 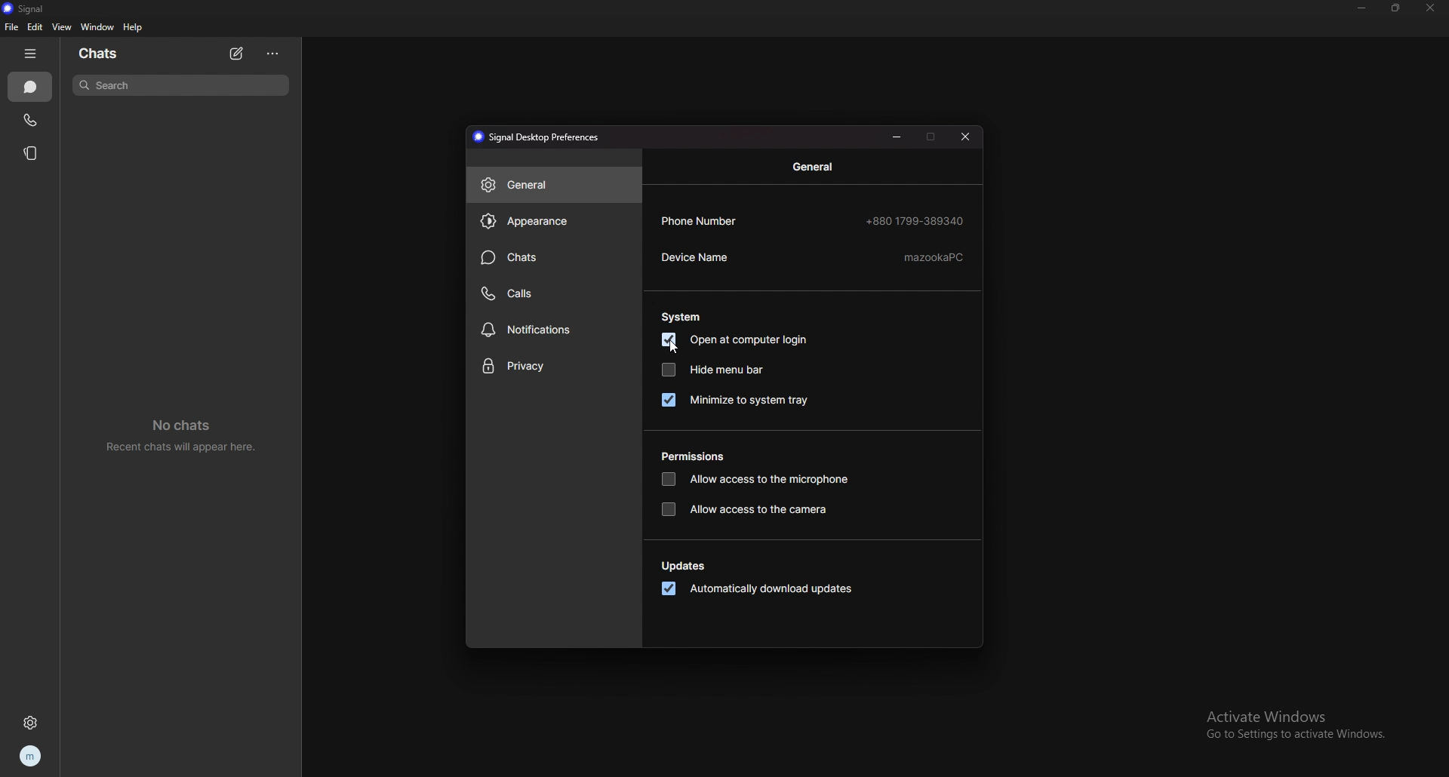 I want to click on options, so click(x=275, y=54).